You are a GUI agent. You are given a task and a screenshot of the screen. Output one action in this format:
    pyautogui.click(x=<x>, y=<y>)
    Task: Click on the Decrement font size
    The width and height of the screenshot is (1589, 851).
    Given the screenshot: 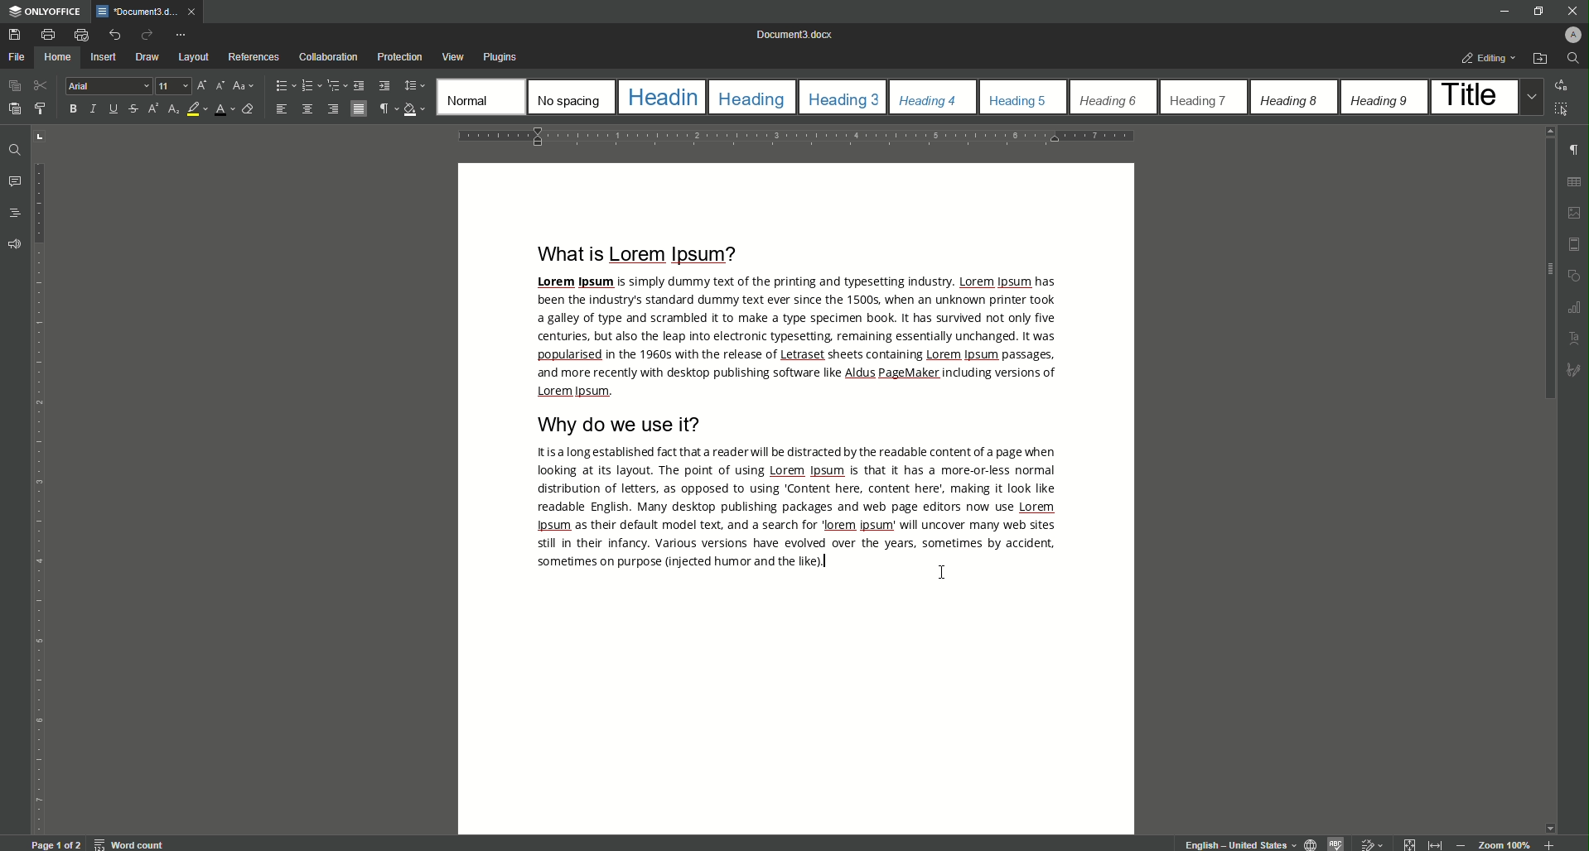 What is the action you would take?
    pyautogui.click(x=220, y=86)
    